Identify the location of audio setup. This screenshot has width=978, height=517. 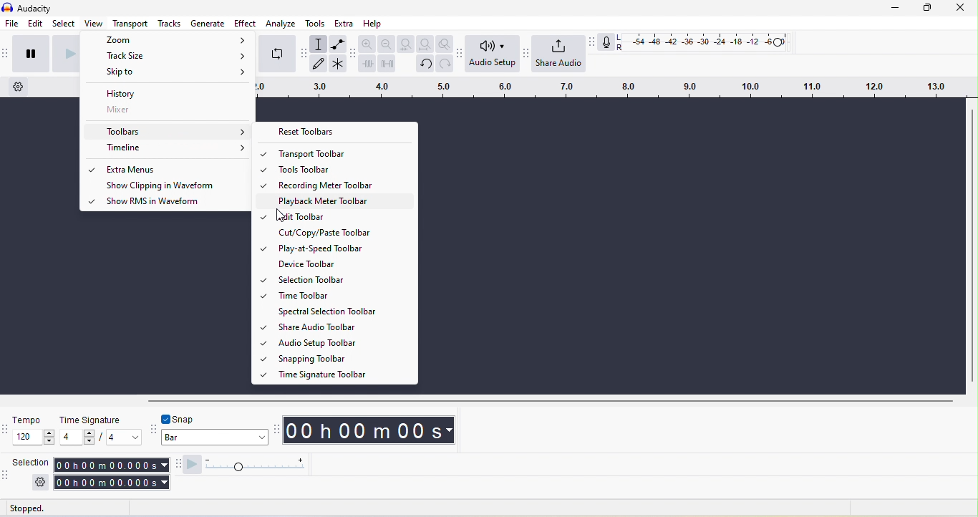
(493, 53).